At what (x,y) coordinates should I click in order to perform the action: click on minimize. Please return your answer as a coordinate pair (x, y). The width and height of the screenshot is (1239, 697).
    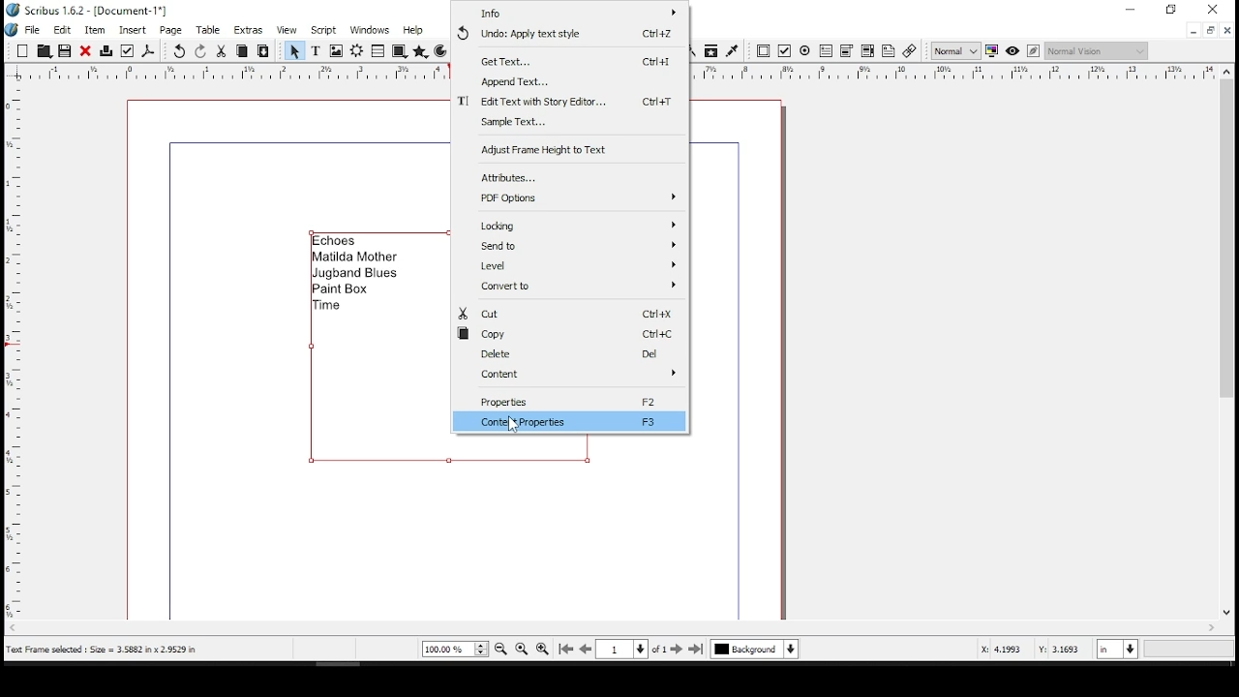
    Looking at the image, I should click on (1132, 10).